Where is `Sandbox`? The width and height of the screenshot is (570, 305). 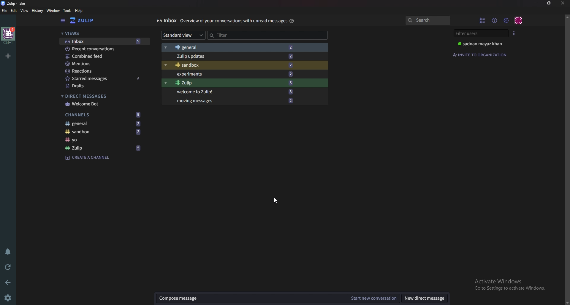
Sandbox is located at coordinates (106, 132).